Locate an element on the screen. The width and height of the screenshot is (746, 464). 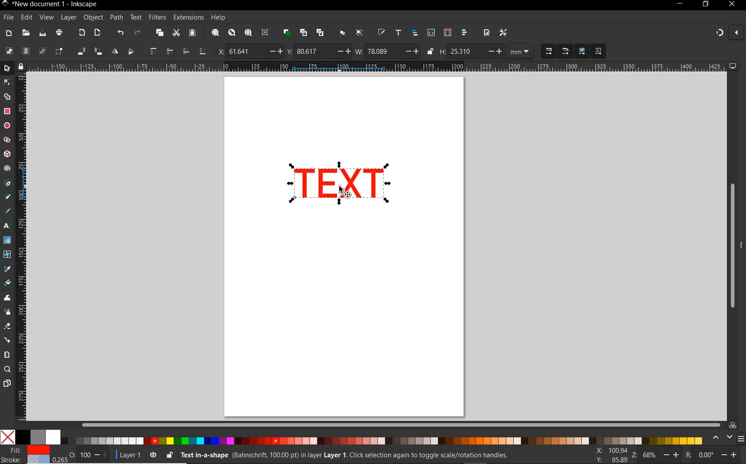
RESTORE DOWN is located at coordinates (705, 4).